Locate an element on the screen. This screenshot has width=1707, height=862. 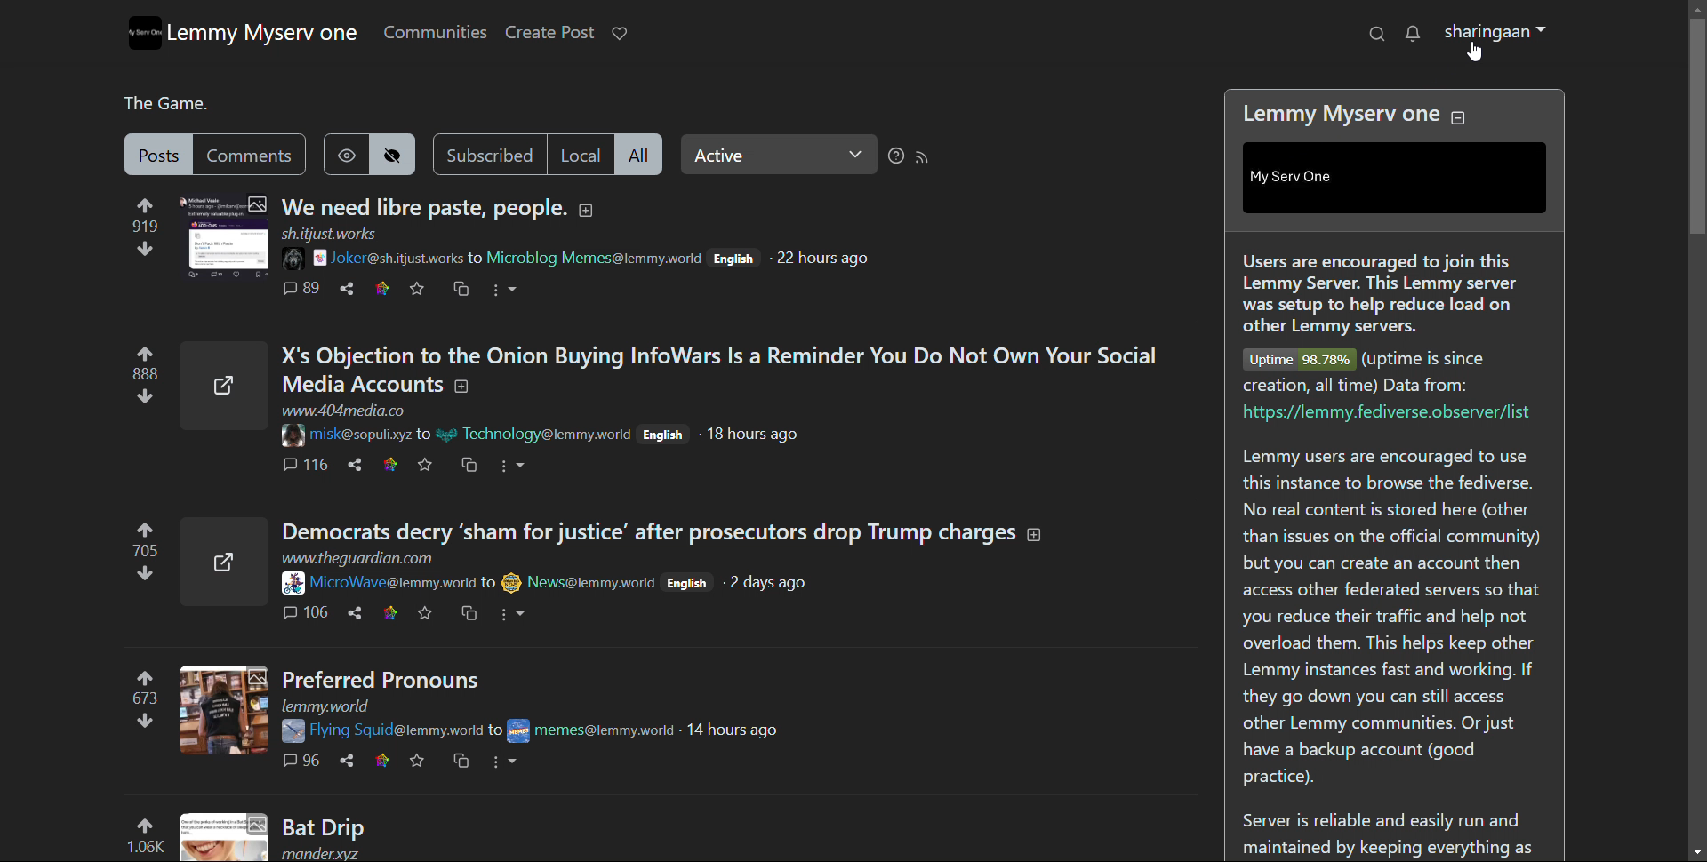
more is located at coordinates (509, 764).